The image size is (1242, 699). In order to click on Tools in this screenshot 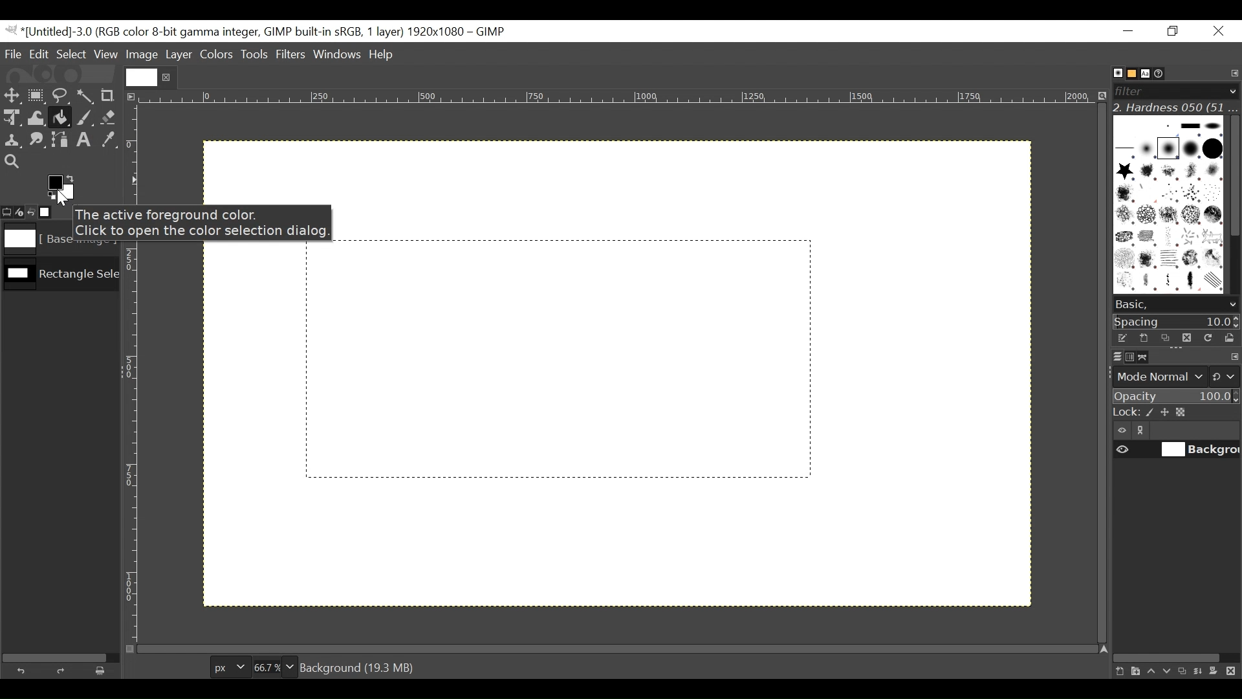, I will do `click(256, 56)`.